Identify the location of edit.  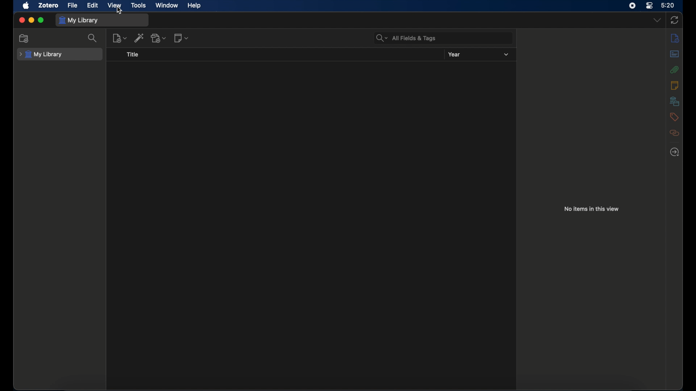
(94, 5).